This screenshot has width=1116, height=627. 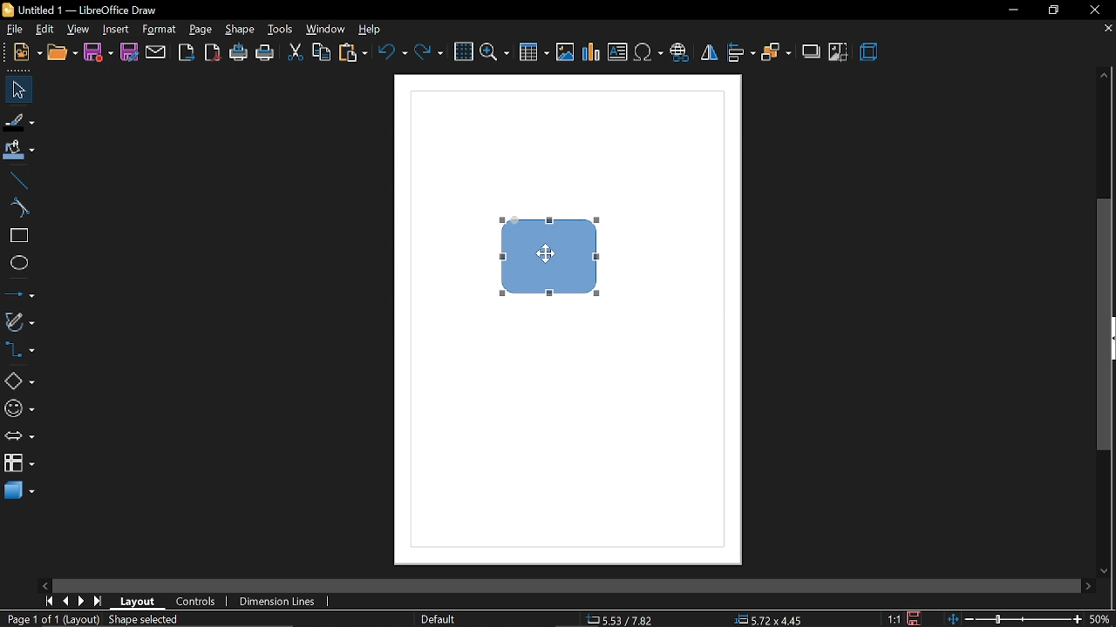 I want to click on close tab, so click(x=1106, y=30).